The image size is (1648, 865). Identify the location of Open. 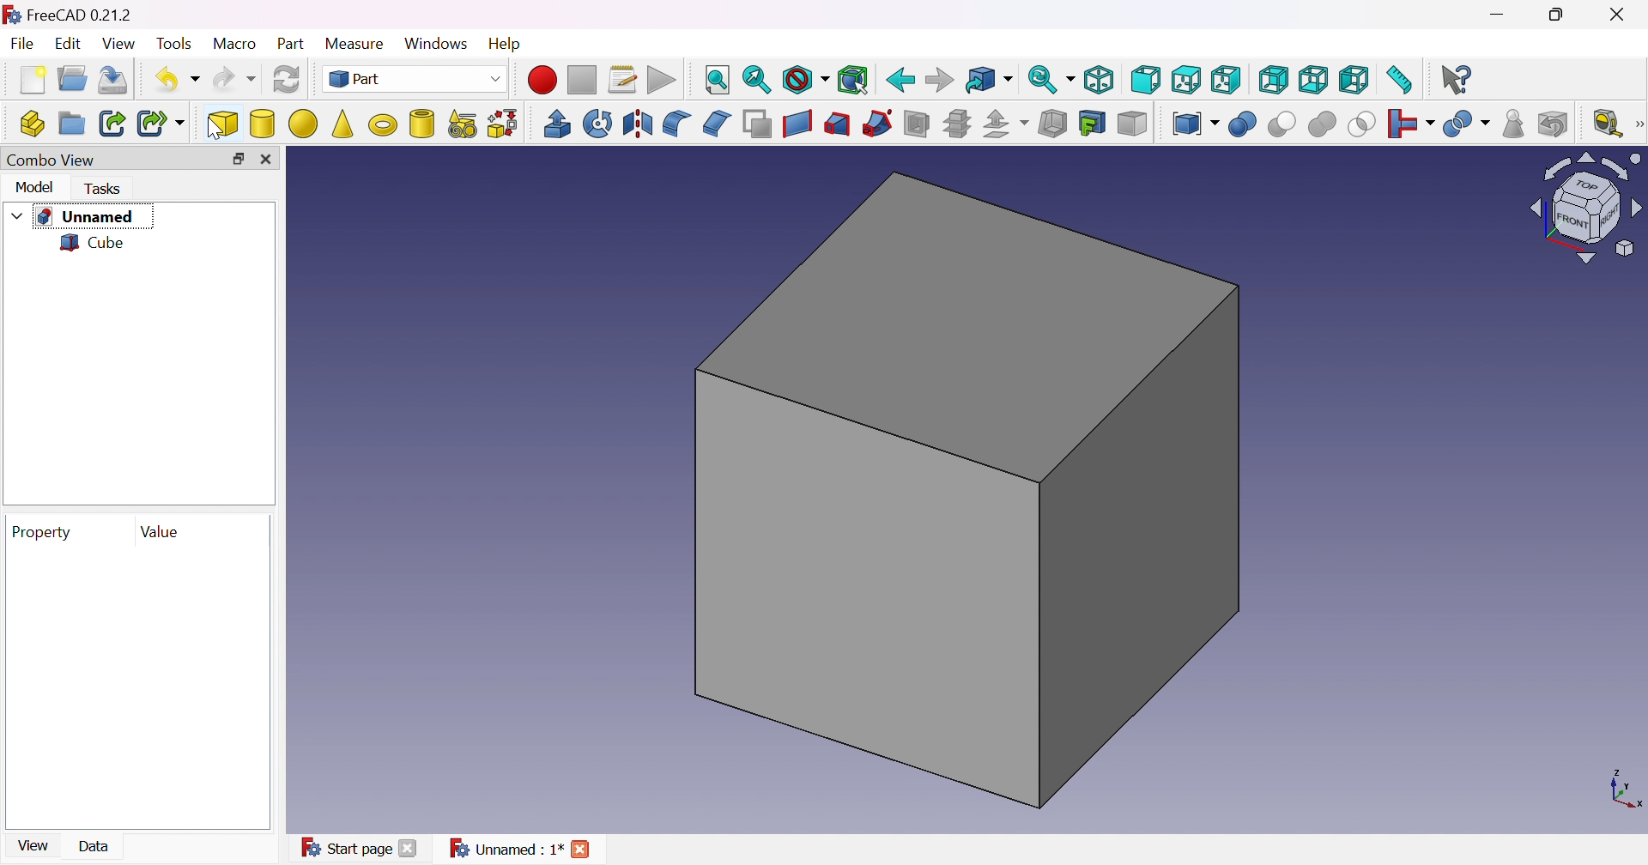
(72, 76).